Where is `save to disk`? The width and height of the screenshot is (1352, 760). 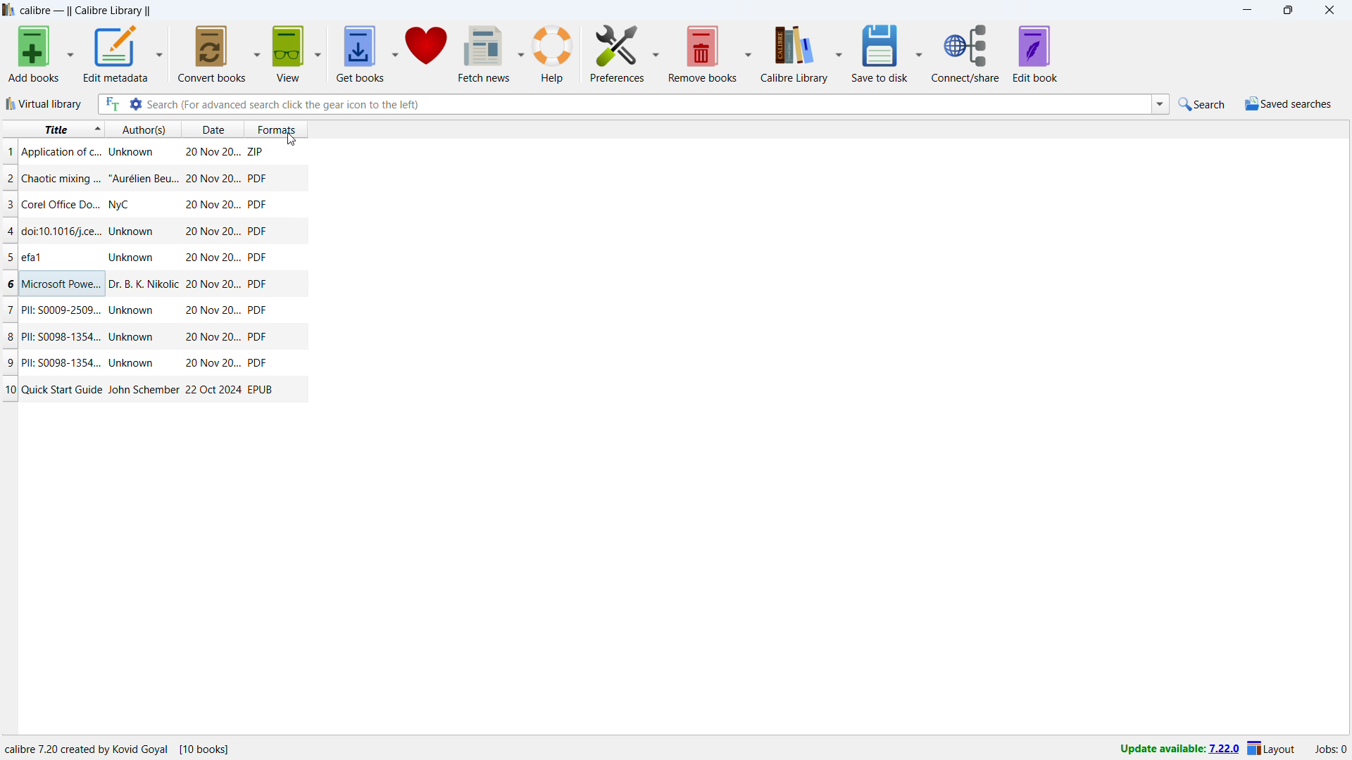 save to disk is located at coordinates (880, 53).